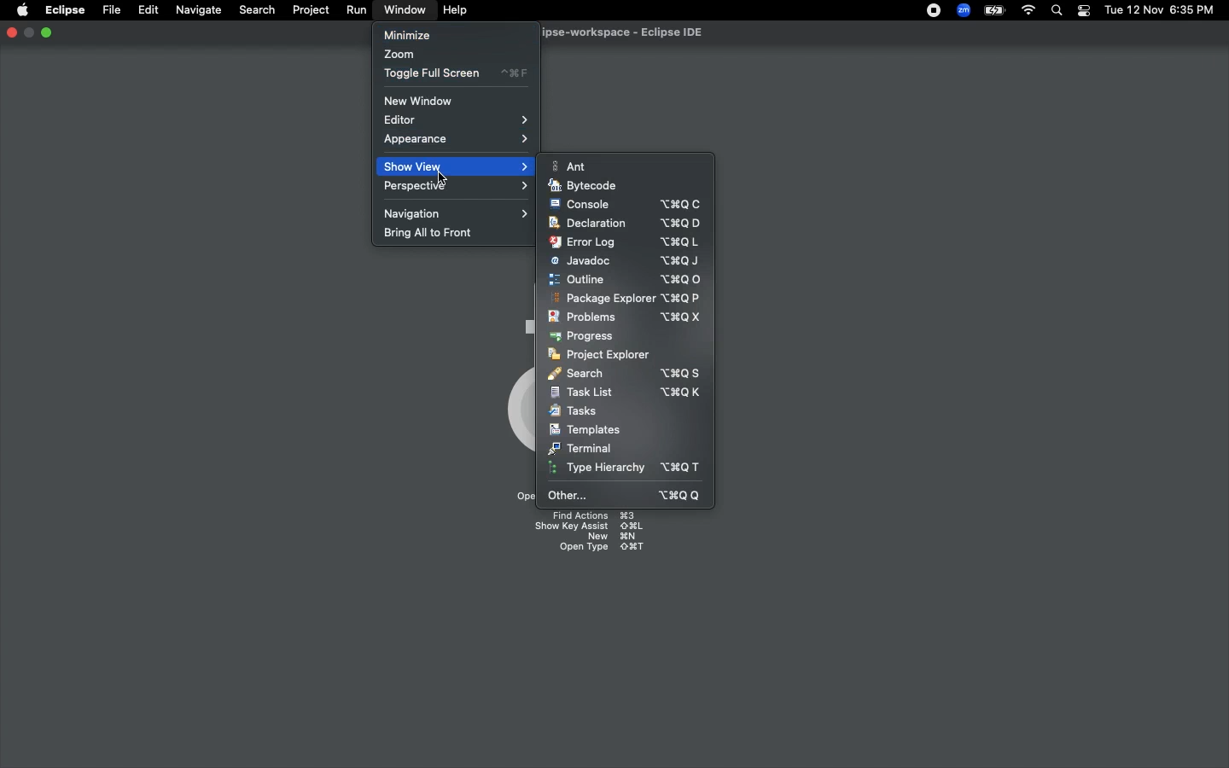  What do you see at coordinates (10, 34) in the screenshot?
I see `Close` at bounding box center [10, 34].